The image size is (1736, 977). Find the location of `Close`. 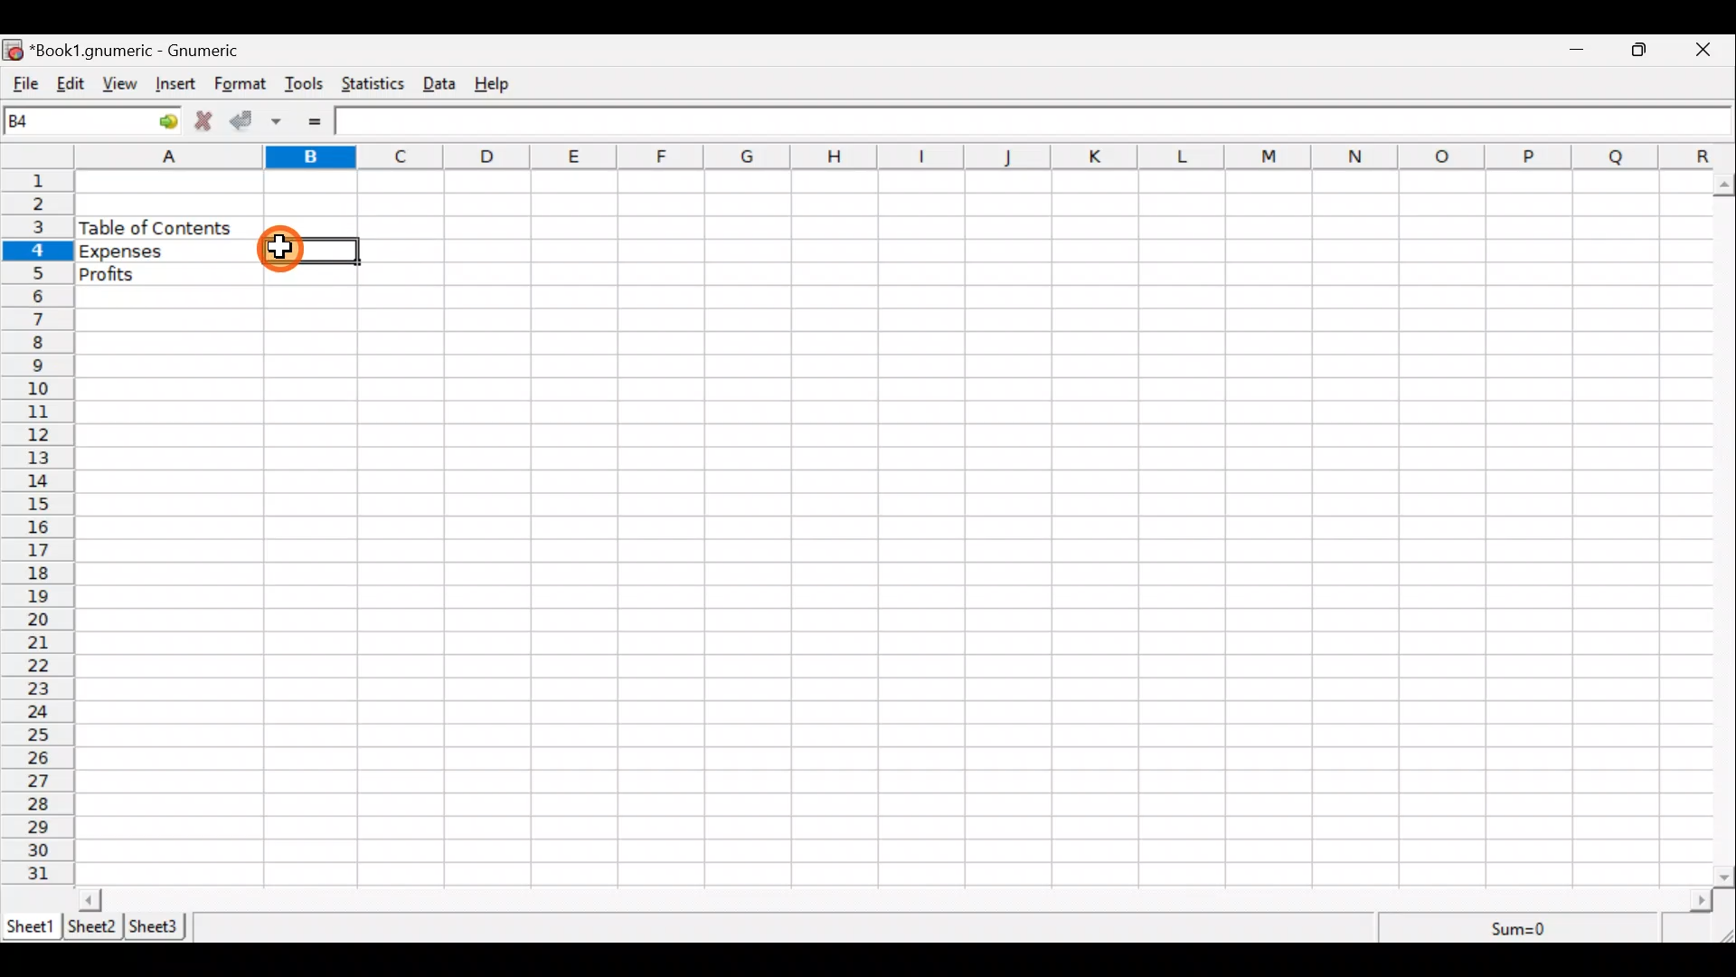

Close is located at coordinates (1711, 50).